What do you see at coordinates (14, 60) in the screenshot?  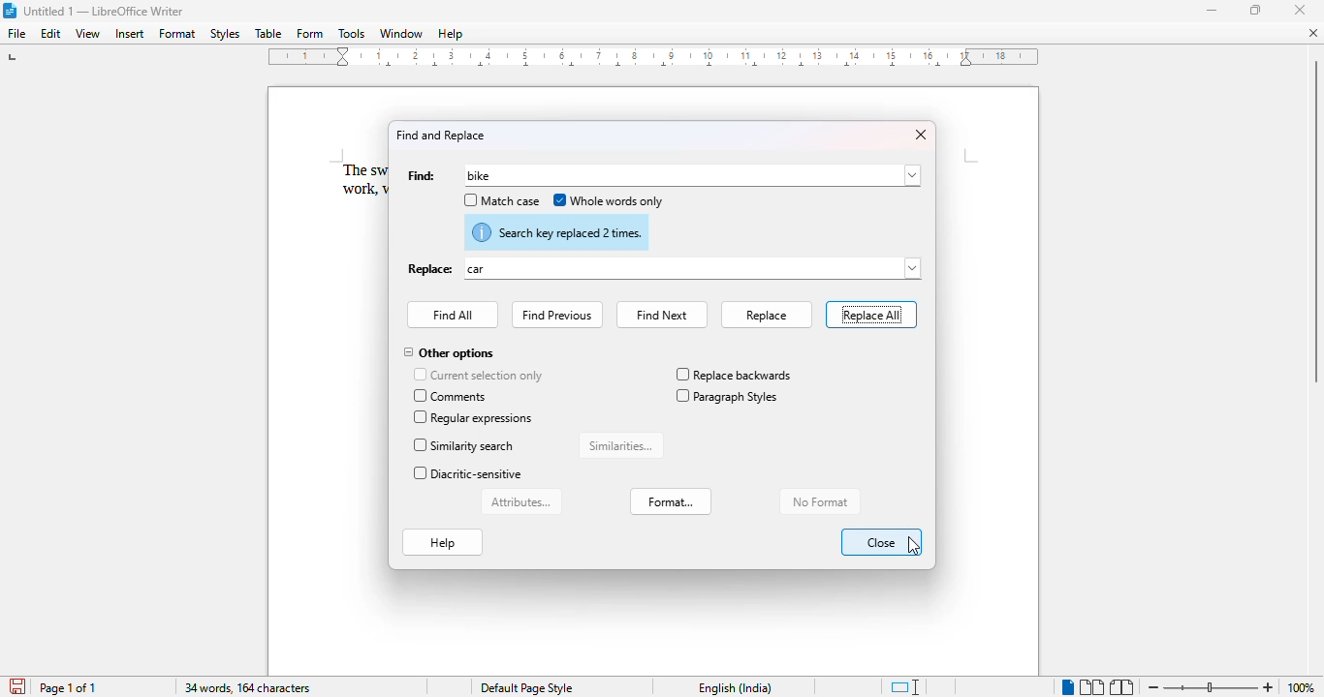 I see `tap stop` at bounding box center [14, 60].